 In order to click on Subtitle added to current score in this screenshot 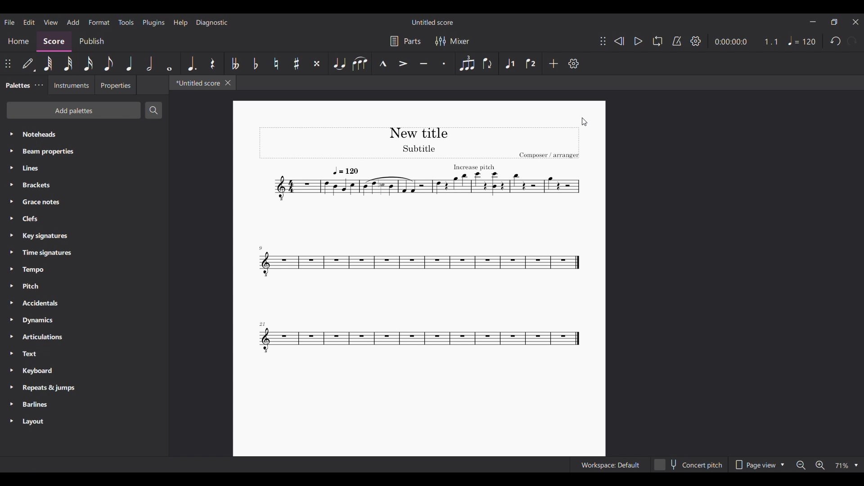, I will do `click(419, 279)`.